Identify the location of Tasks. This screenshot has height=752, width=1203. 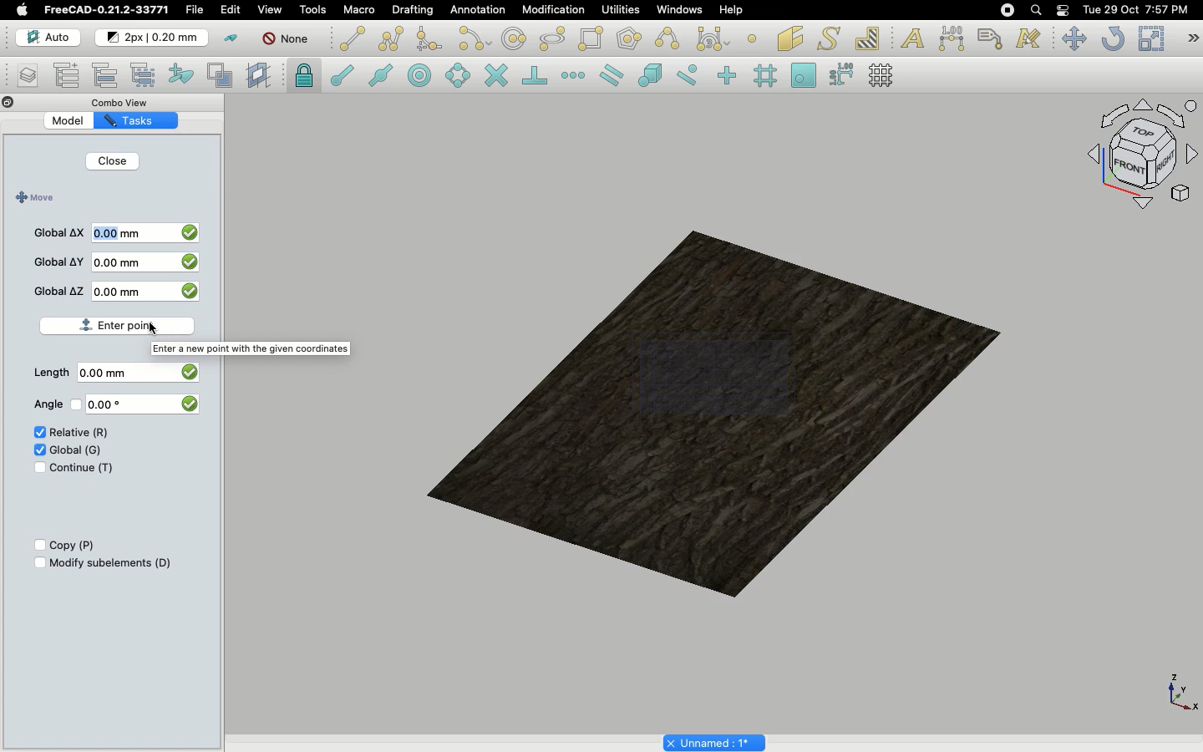
(145, 119).